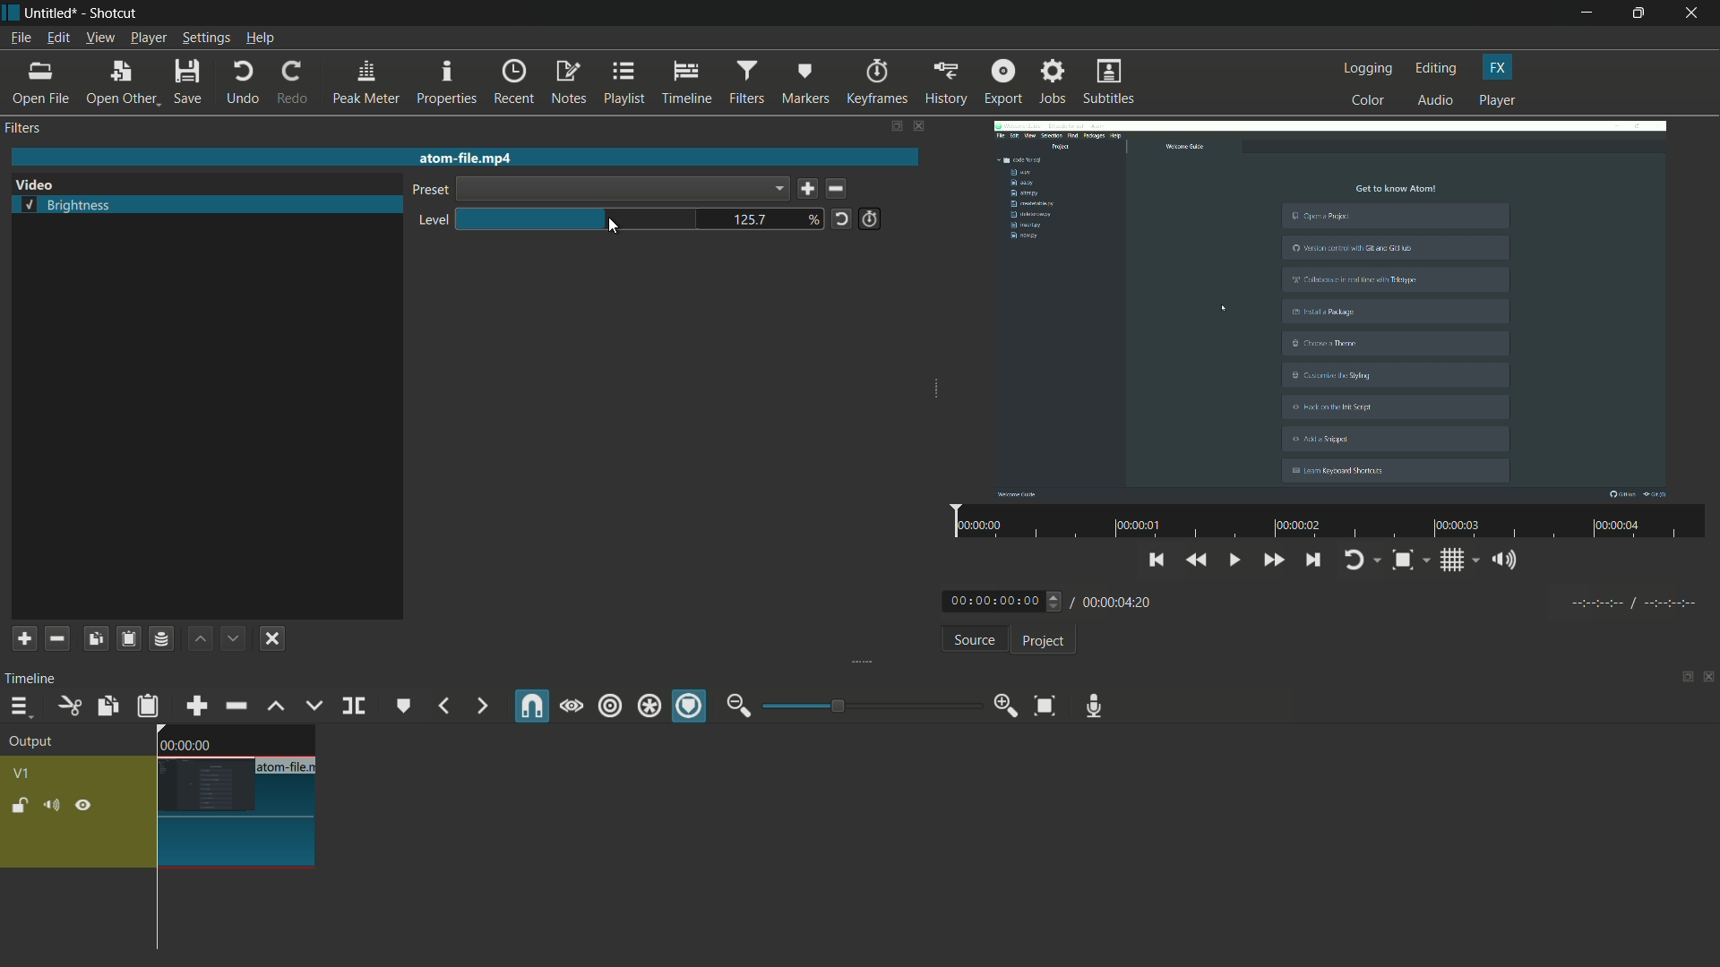  What do you see at coordinates (921, 128) in the screenshot?
I see `close filter pane` at bounding box center [921, 128].